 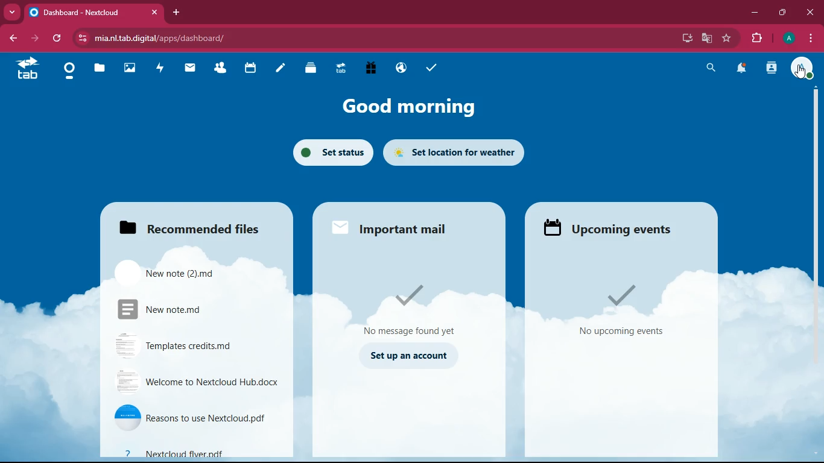 What do you see at coordinates (611, 225) in the screenshot?
I see `events` at bounding box center [611, 225].